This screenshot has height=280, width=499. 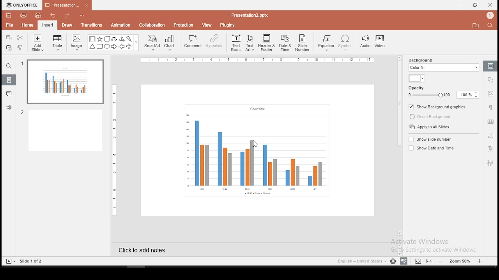 What do you see at coordinates (58, 44) in the screenshot?
I see `table` at bounding box center [58, 44].